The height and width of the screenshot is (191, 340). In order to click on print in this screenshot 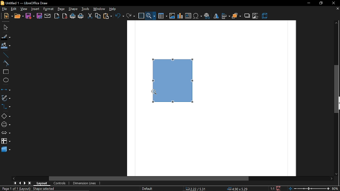, I will do `click(81, 16)`.